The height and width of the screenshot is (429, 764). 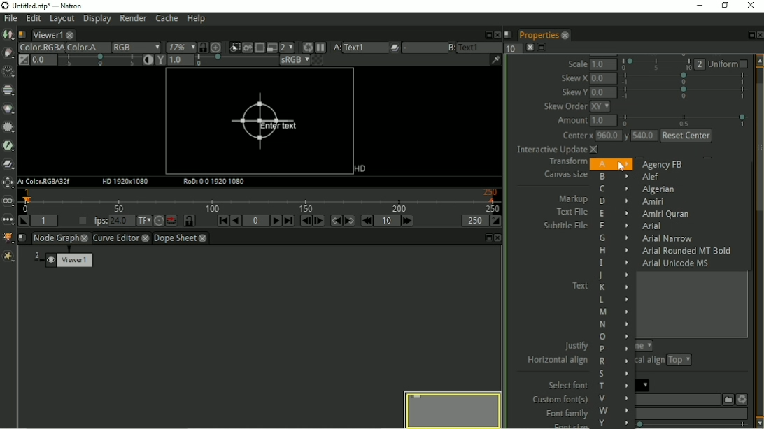 I want to click on Switch between "Neutral" 1.0 gain f-stop and the previous setting , so click(x=23, y=60).